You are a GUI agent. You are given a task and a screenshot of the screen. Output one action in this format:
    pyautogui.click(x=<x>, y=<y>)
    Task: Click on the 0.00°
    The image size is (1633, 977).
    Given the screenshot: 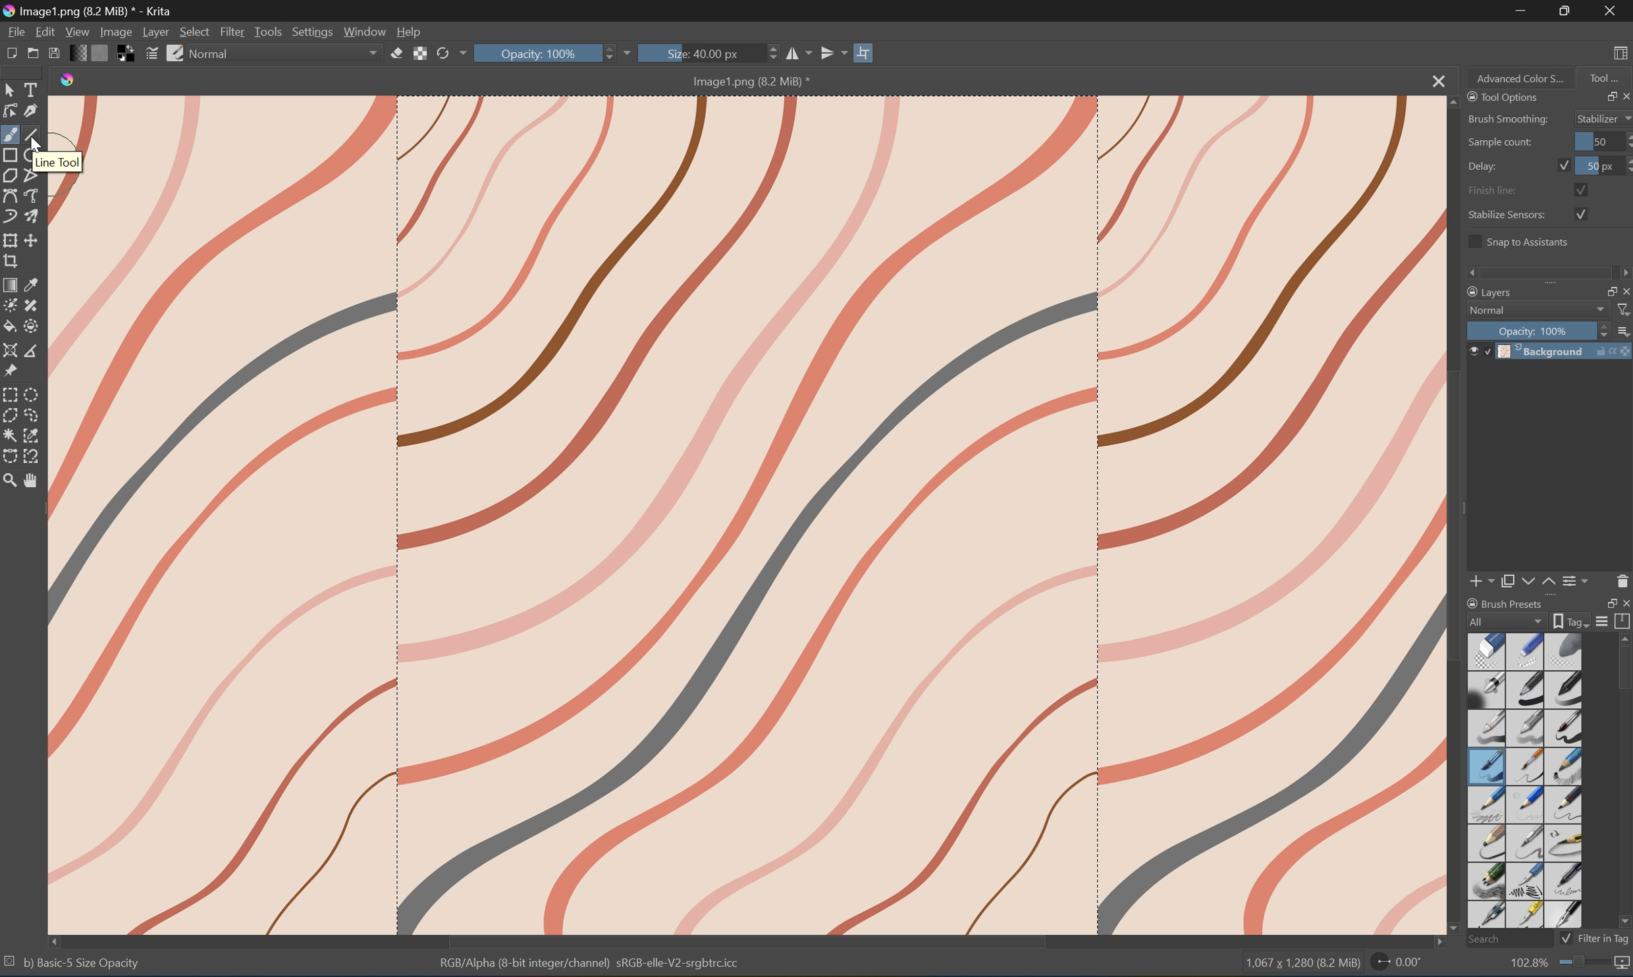 What is the action you would take?
    pyautogui.click(x=1395, y=964)
    